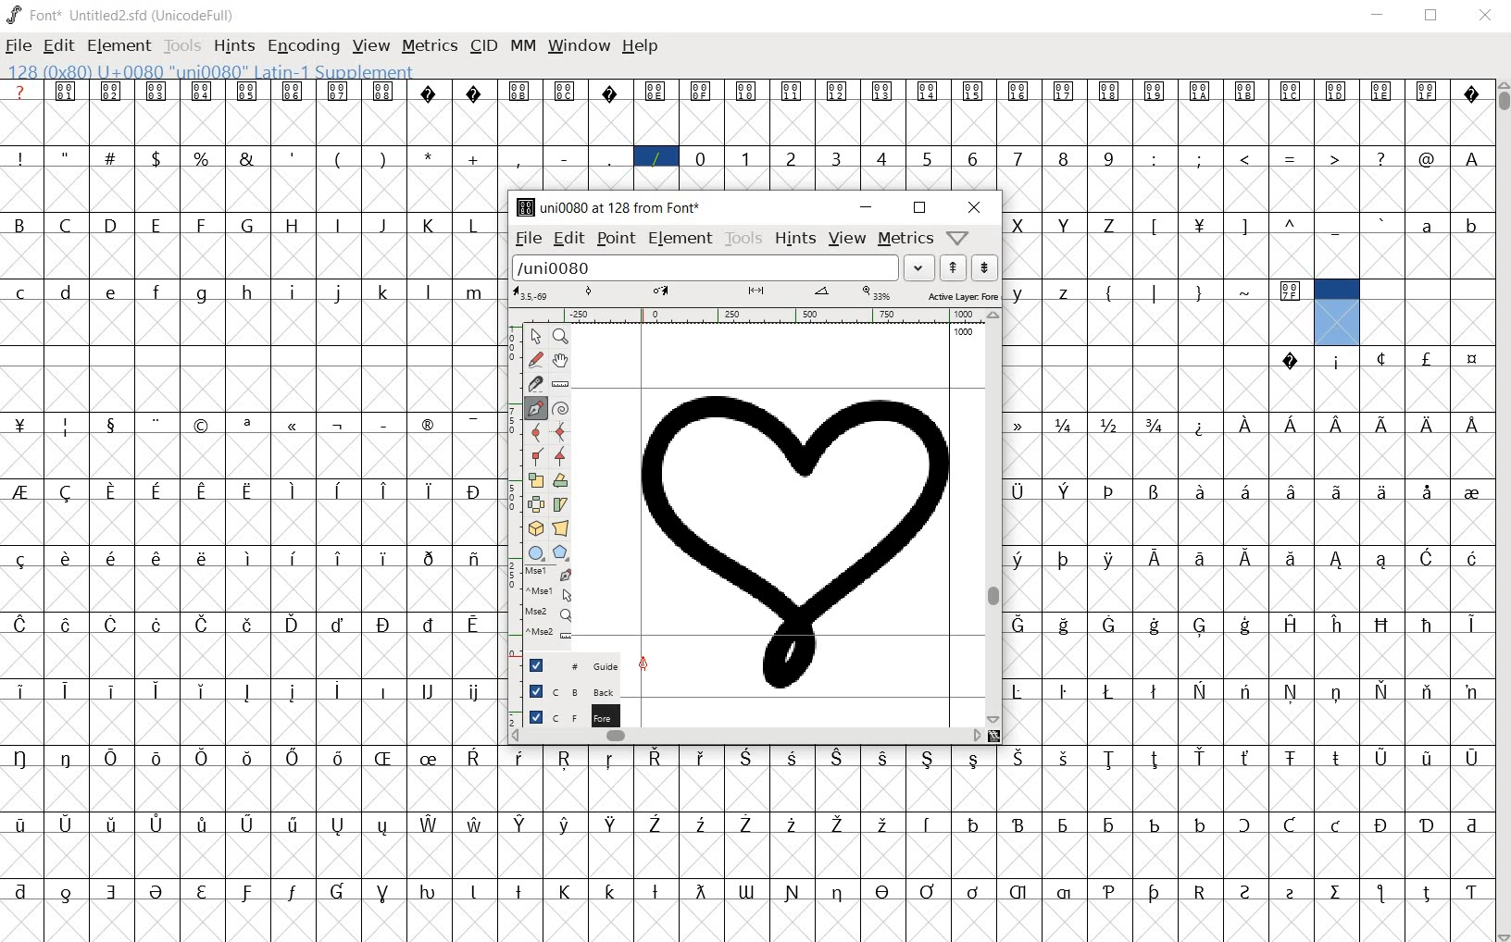 The height and width of the screenshot is (942, 1511). What do you see at coordinates (1063, 826) in the screenshot?
I see `glyph` at bounding box center [1063, 826].